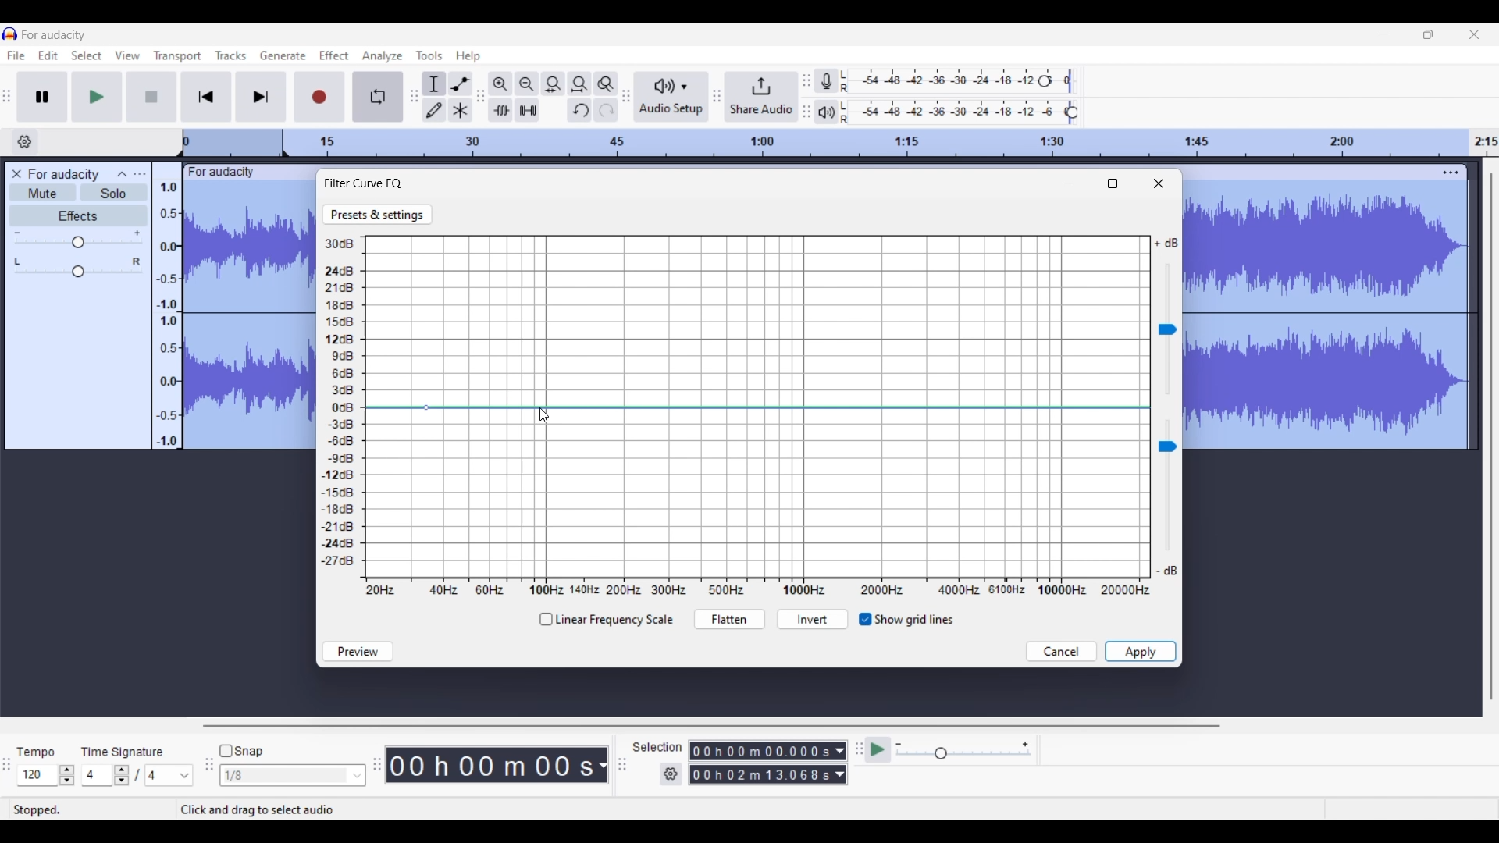 The width and height of the screenshot is (1499, 843). I want to click on Draw tool, so click(434, 110).